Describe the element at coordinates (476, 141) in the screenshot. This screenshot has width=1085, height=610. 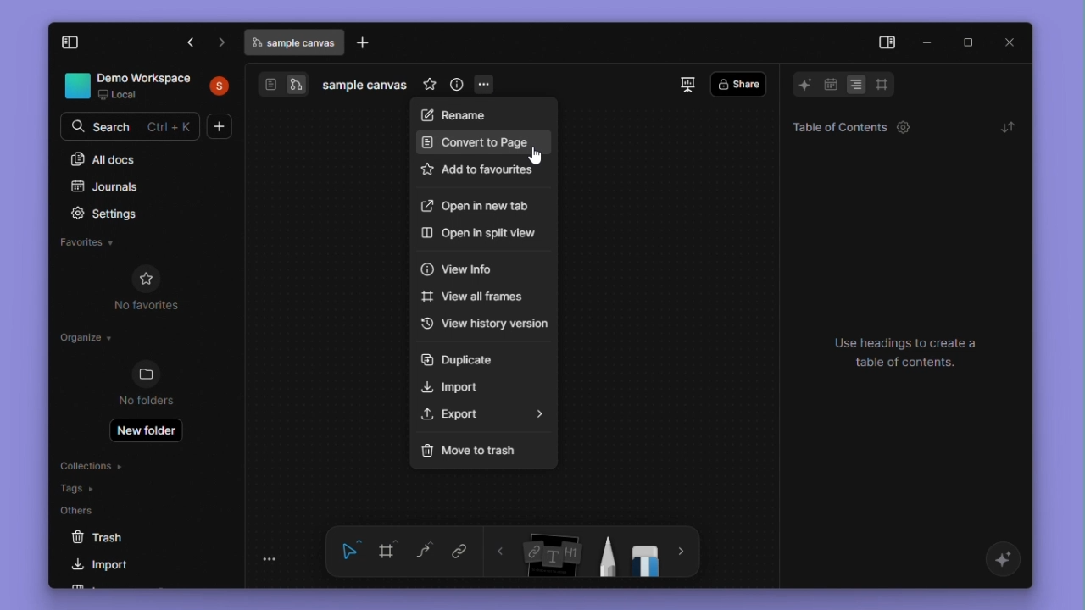
I see `Convert to page` at that location.